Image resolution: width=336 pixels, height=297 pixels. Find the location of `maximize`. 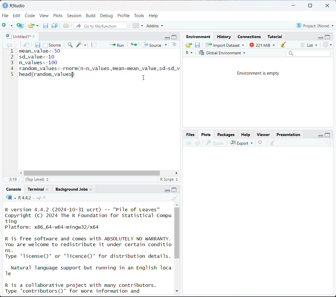

maximize is located at coordinates (310, 6).